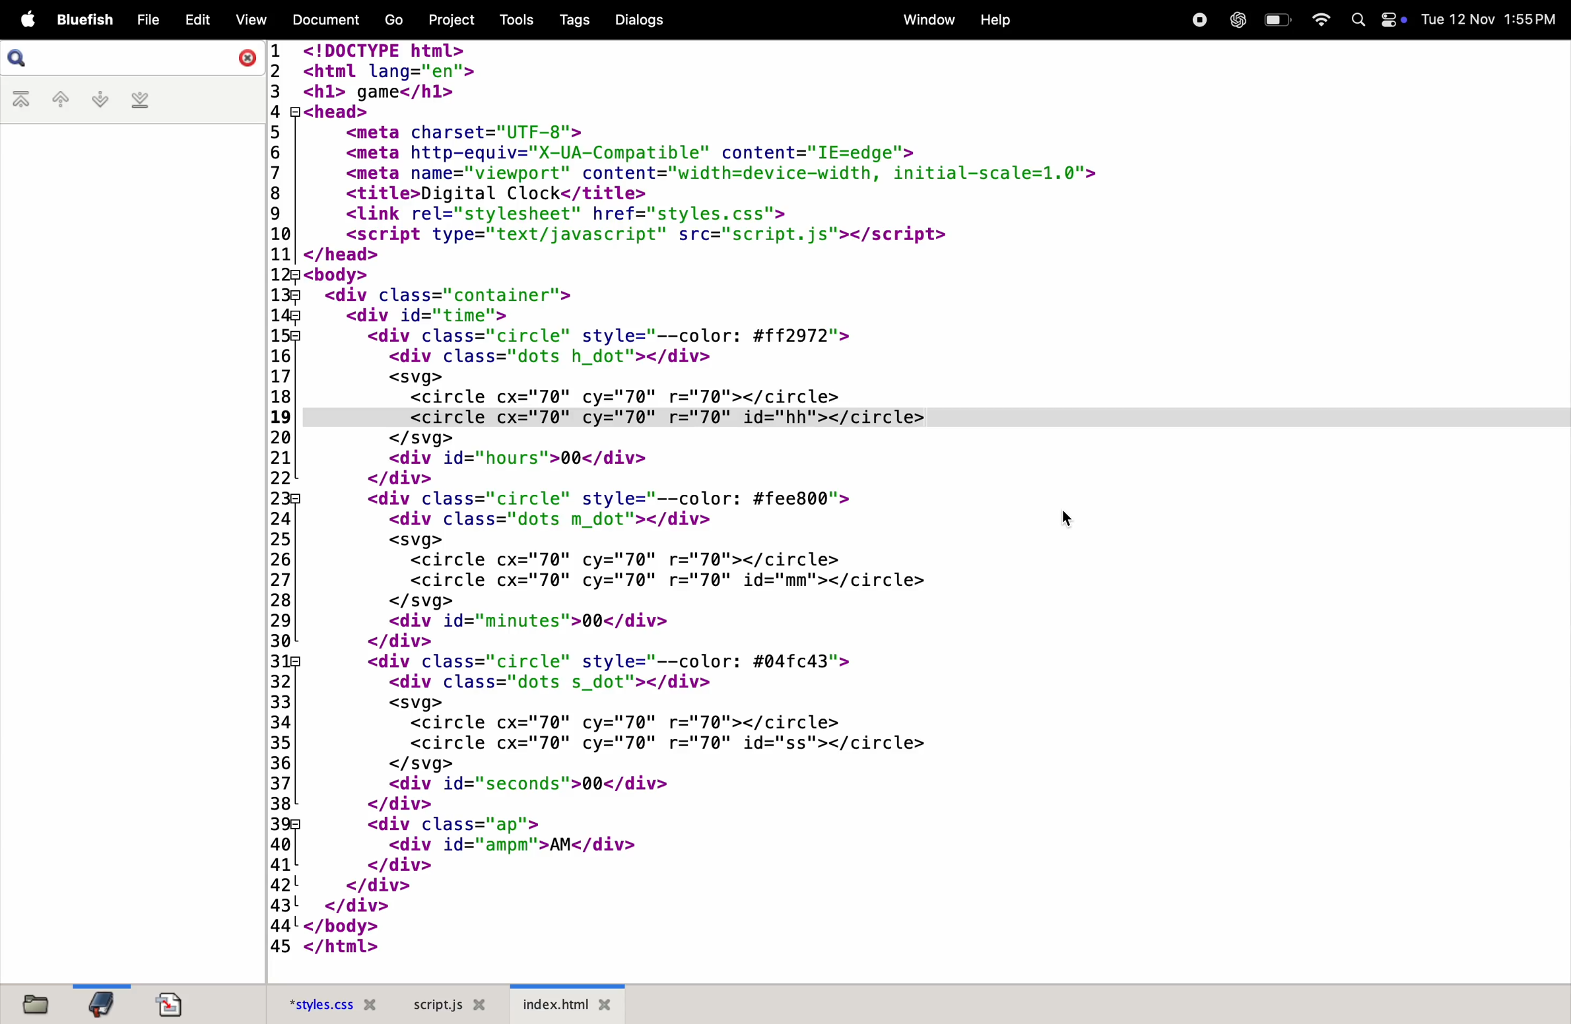 This screenshot has height=1024, width=1571. Describe the element at coordinates (21, 101) in the screenshot. I see `first bookmark` at that location.